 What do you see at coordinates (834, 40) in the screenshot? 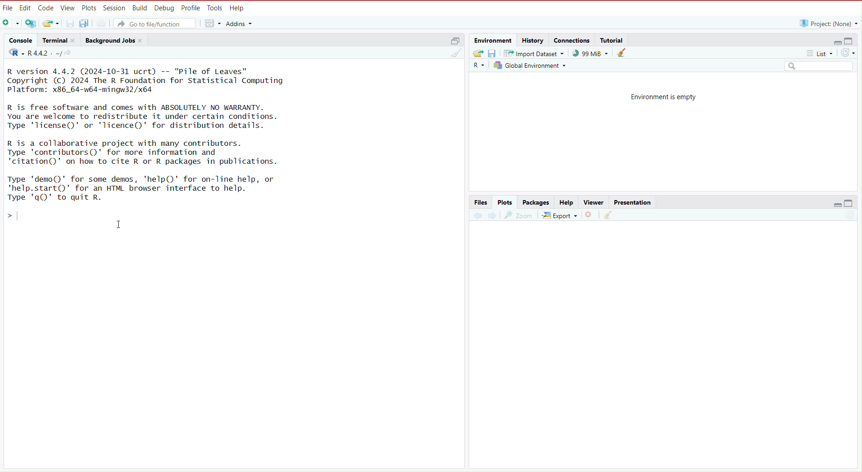
I see `minimize` at bounding box center [834, 40].